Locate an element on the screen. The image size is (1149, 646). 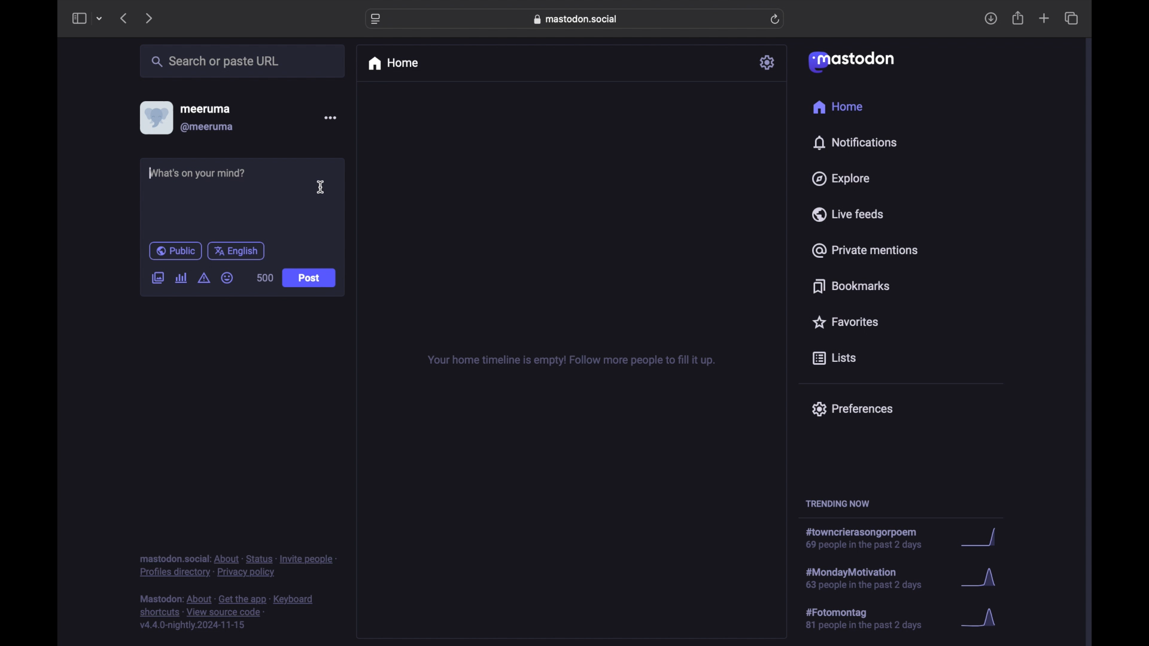
post is located at coordinates (312, 278).